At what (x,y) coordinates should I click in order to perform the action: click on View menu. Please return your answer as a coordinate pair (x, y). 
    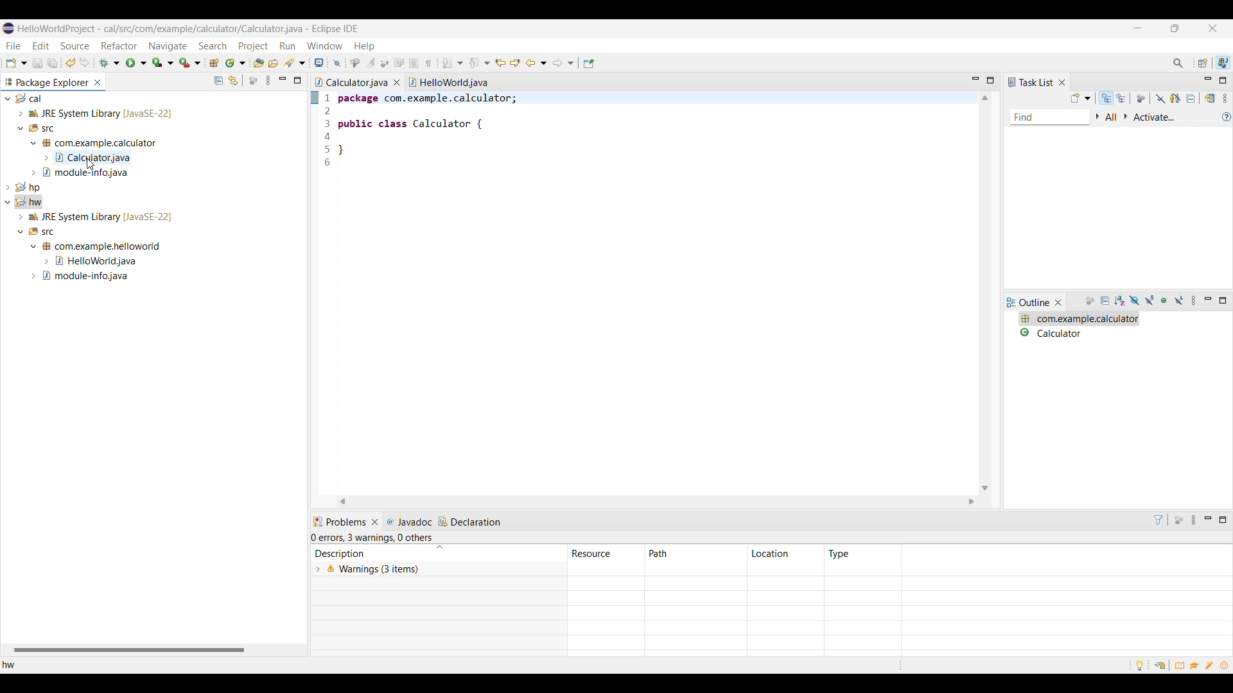
    Looking at the image, I should click on (268, 80).